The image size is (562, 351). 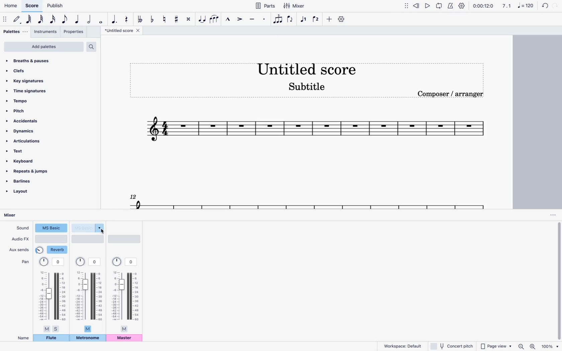 I want to click on forward, so click(x=557, y=5).